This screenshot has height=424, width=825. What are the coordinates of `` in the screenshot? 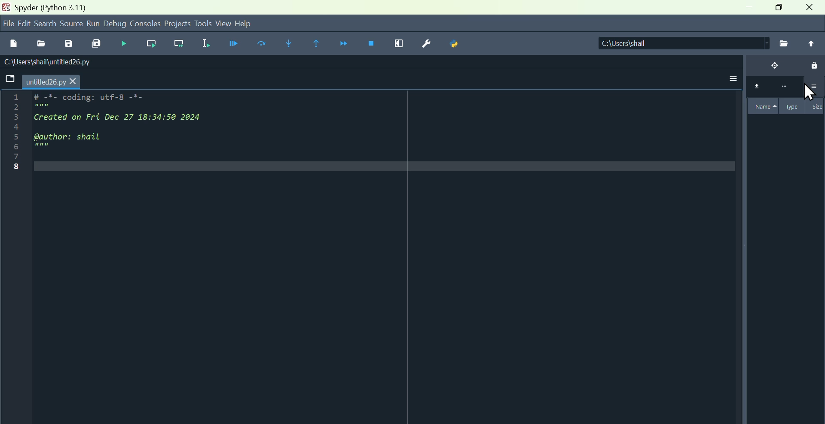 It's located at (50, 7).